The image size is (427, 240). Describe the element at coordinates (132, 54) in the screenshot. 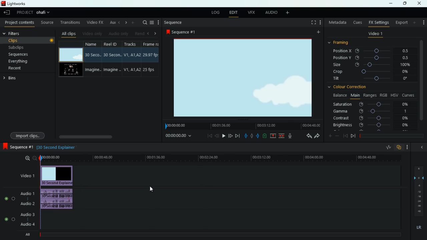

I see `V1, A1, A2` at that location.